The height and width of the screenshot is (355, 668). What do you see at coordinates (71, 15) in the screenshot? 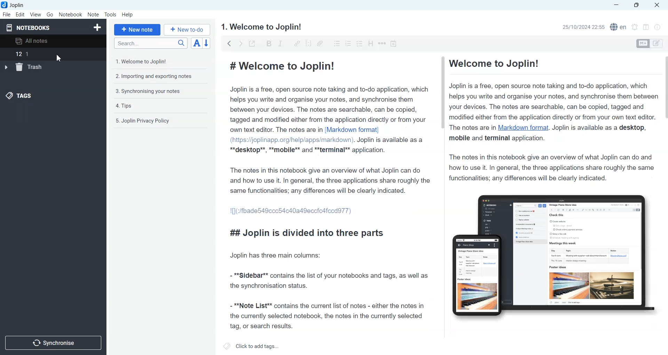
I see `Notebook` at bounding box center [71, 15].